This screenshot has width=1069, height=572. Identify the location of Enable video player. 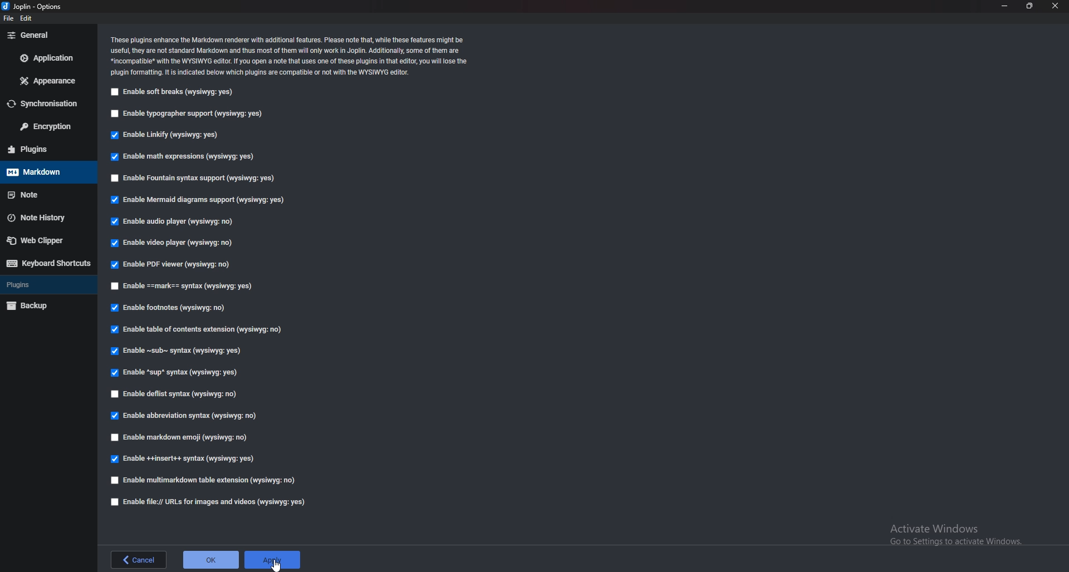
(178, 242).